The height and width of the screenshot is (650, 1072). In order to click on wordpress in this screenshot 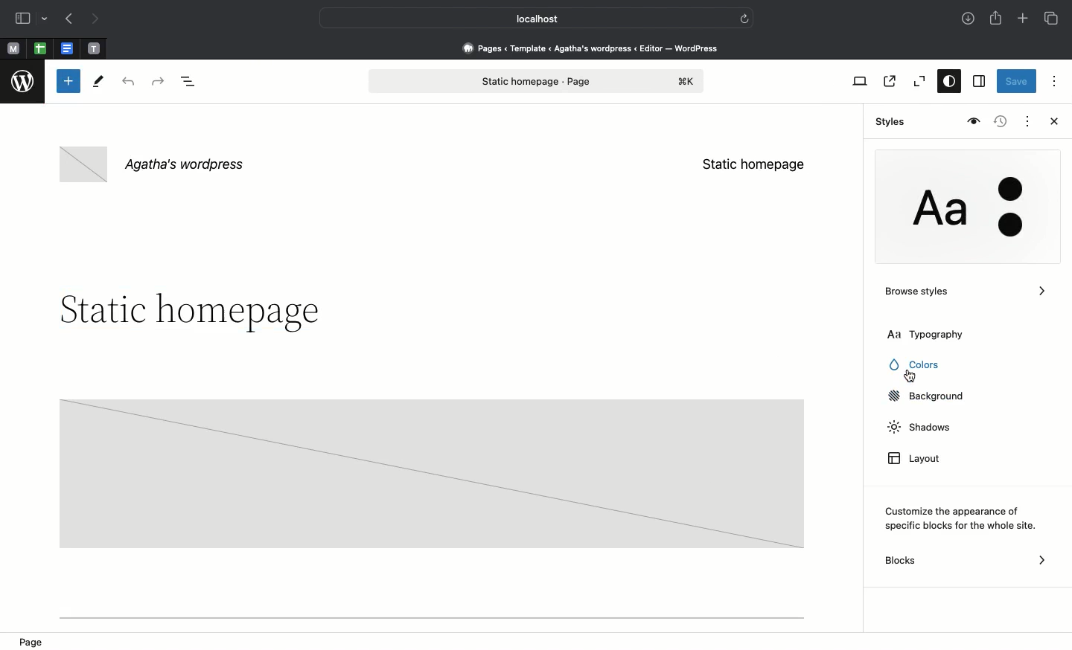, I will do `click(23, 82)`.